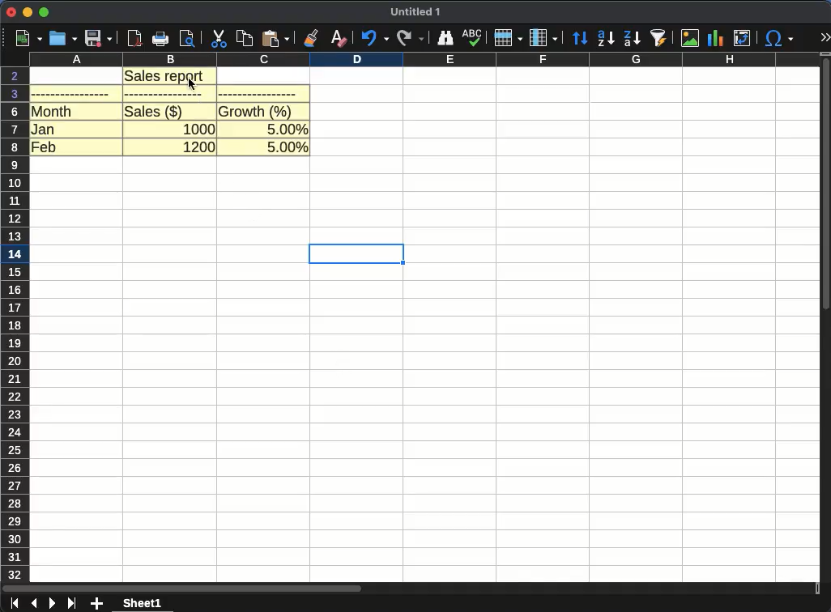 This screenshot has height=612, width=831. I want to click on sheet 1, so click(143, 603).